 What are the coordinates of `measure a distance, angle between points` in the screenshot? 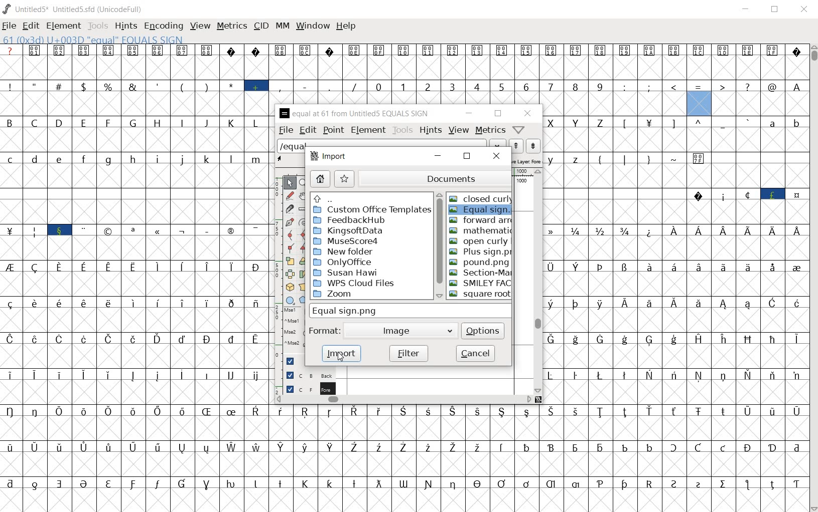 It's located at (304, 208).